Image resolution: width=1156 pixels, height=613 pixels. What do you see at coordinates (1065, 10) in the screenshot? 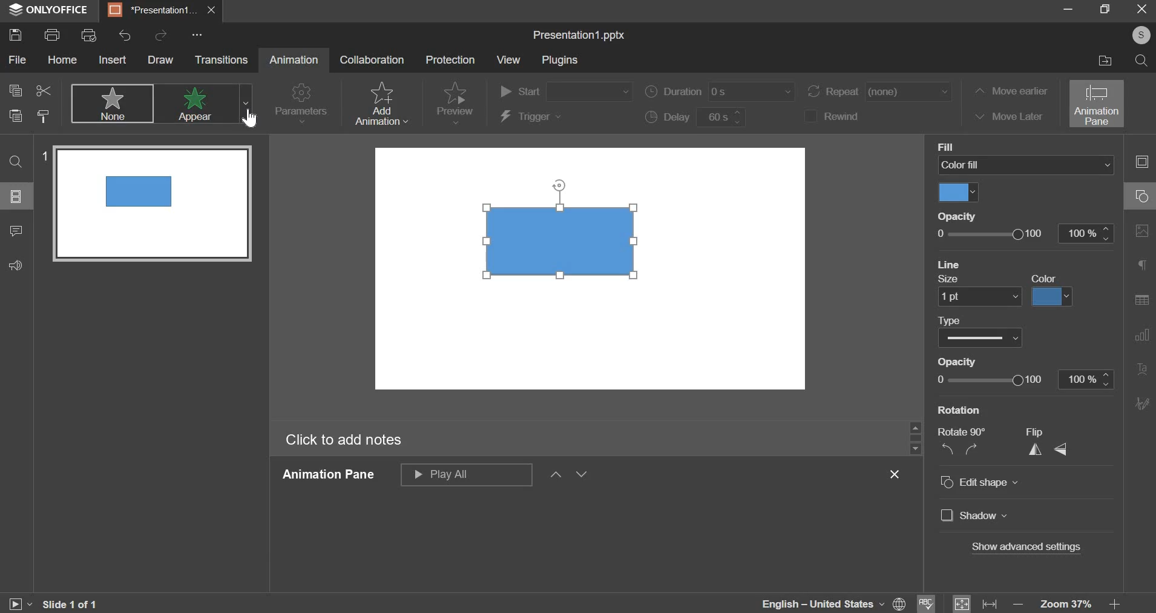
I see `minimize` at bounding box center [1065, 10].